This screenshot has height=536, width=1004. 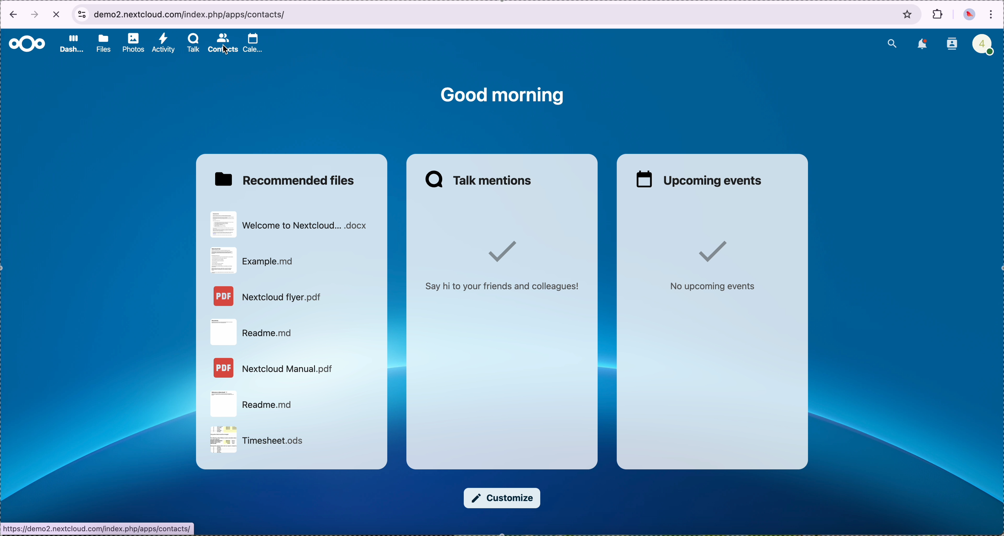 I want to click on contacts, so click(x=951, y=44).